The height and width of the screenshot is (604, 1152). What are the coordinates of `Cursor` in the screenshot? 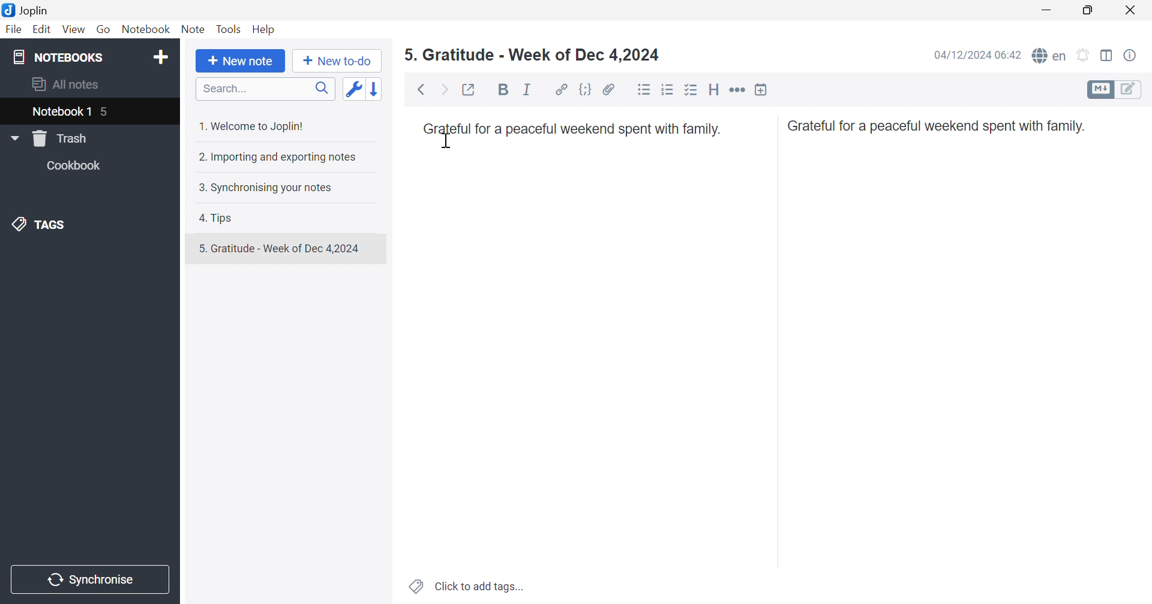 It's located at (447, 141).